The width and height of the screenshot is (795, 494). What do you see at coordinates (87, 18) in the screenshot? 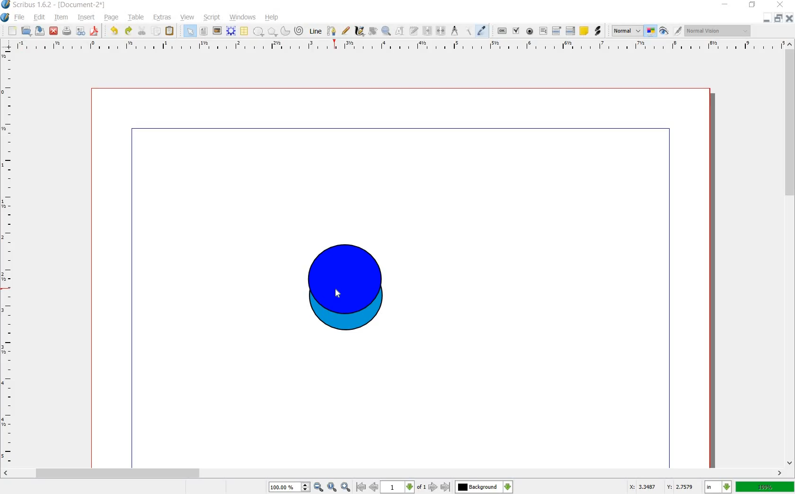
I see `insert` at bounding box center [87, 18].